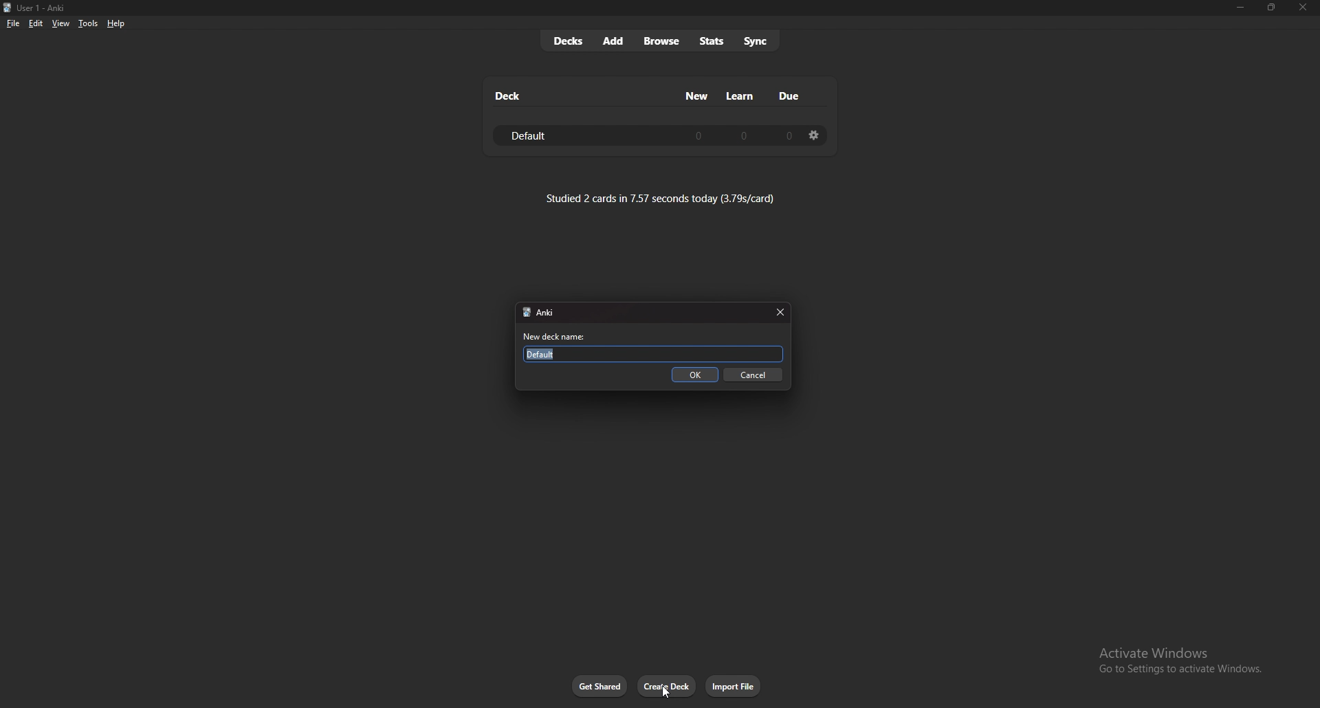 Image resolution: width=1320 pixels, height=708 pixels. Describe the element at coordinates (655, 354) in the screenshot. I see `Default` at that location.